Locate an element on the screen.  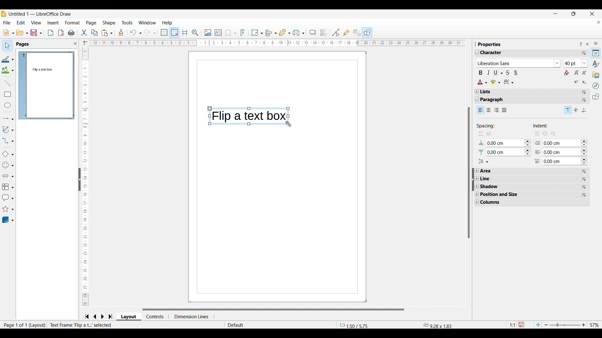
Vertical slider is located at coordinates (469, 172).